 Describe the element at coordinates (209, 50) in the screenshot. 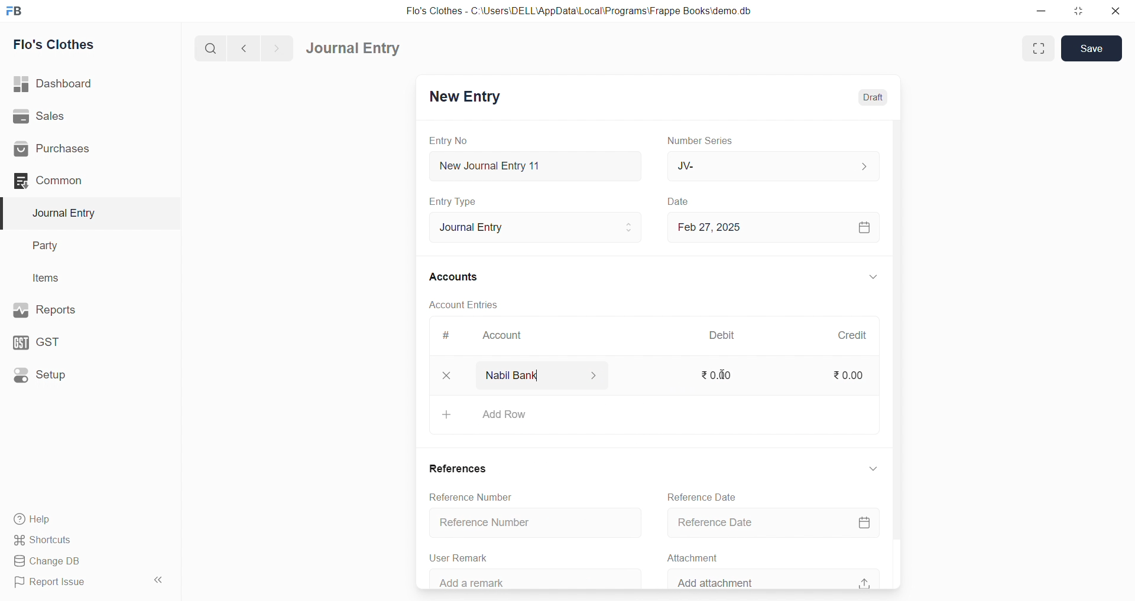

I see `search` at that location.